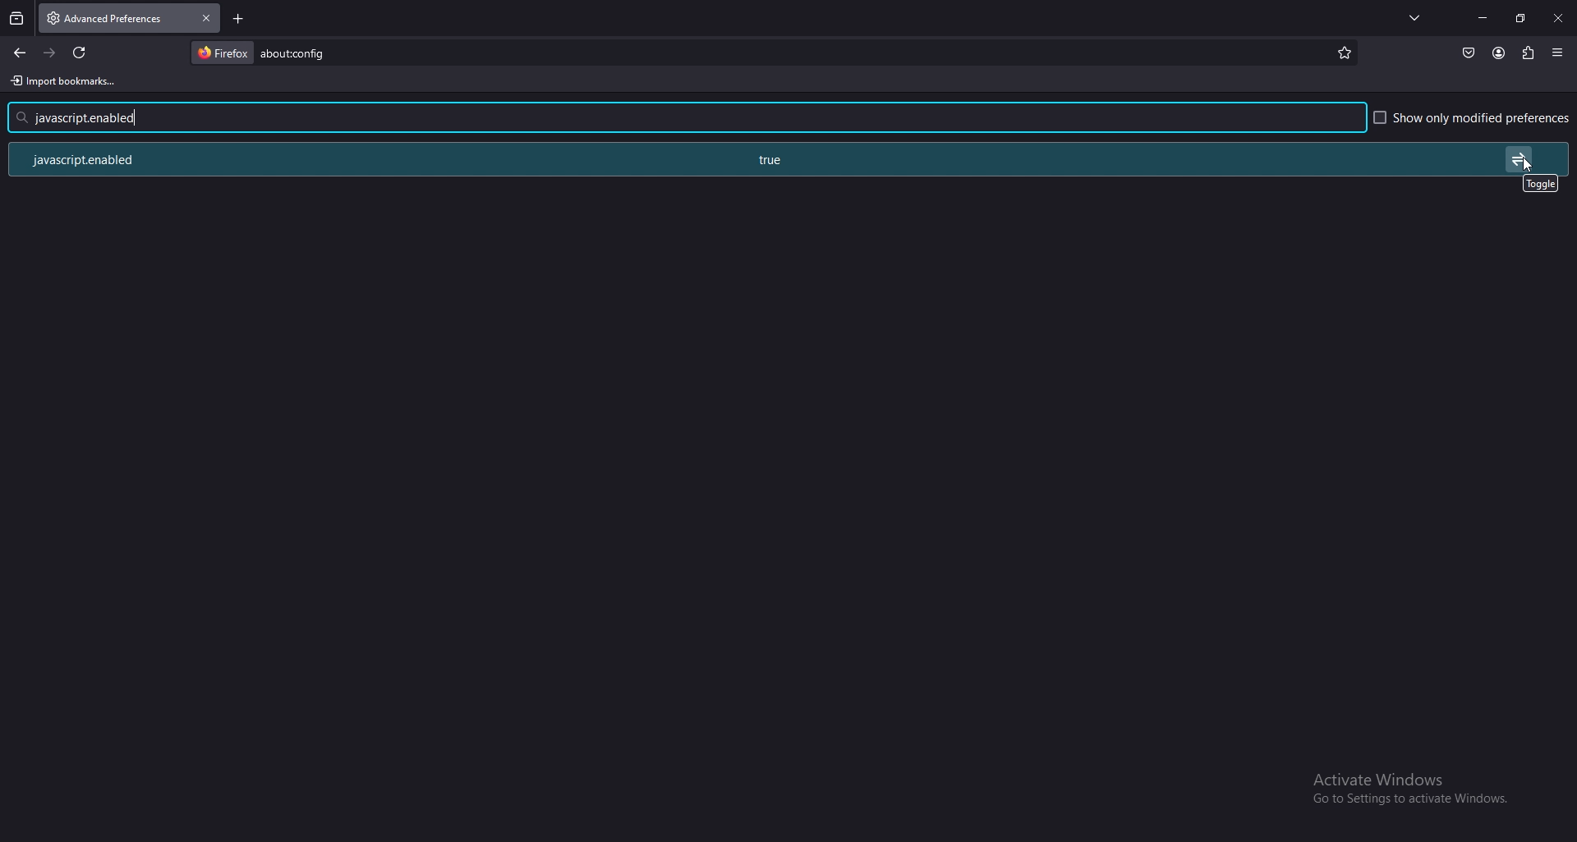 Image resolution: width=1577 pixels, height=842 pixels. I want to click on application menu, so click(1559, 53).